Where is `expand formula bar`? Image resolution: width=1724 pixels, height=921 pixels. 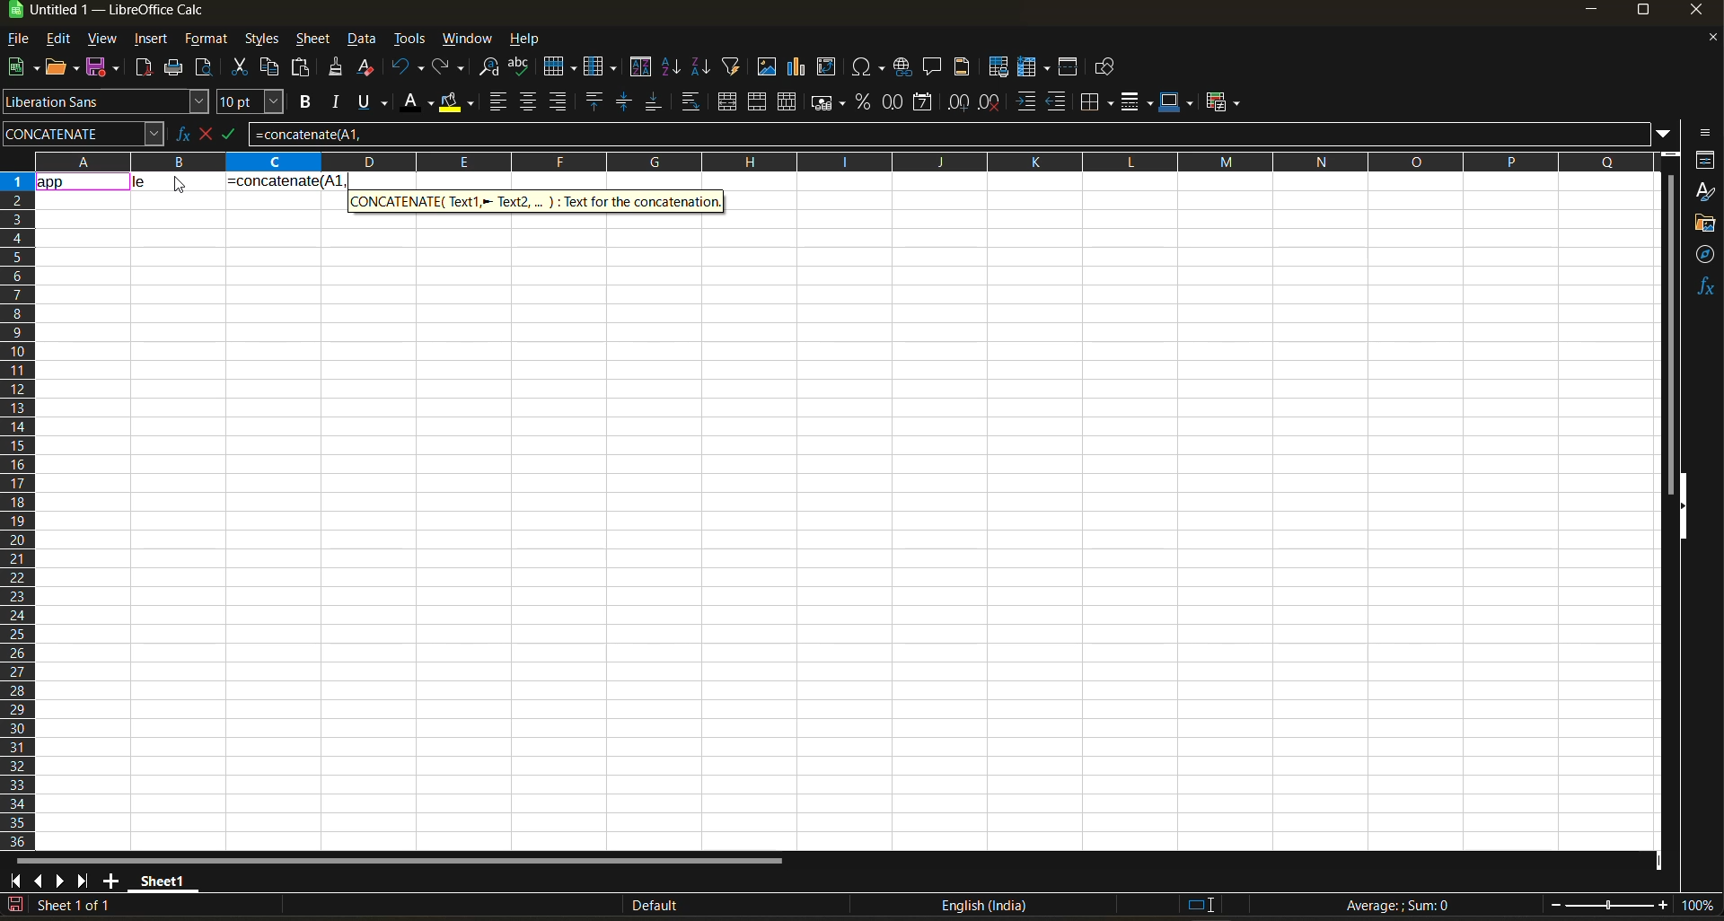
expand formula bar is located at coordinates (1664, 132).